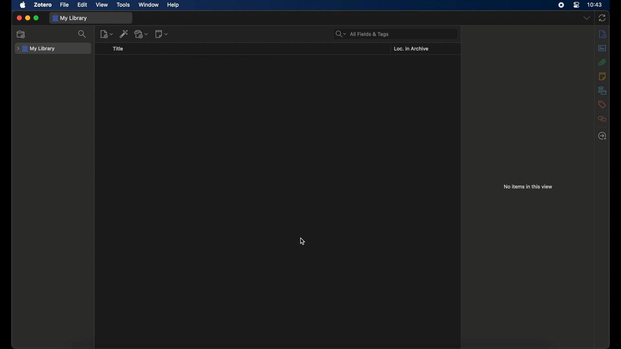 Image resolution: width=621 pixels, height=349 pixels. I want to click on notes, so click(602, 76).